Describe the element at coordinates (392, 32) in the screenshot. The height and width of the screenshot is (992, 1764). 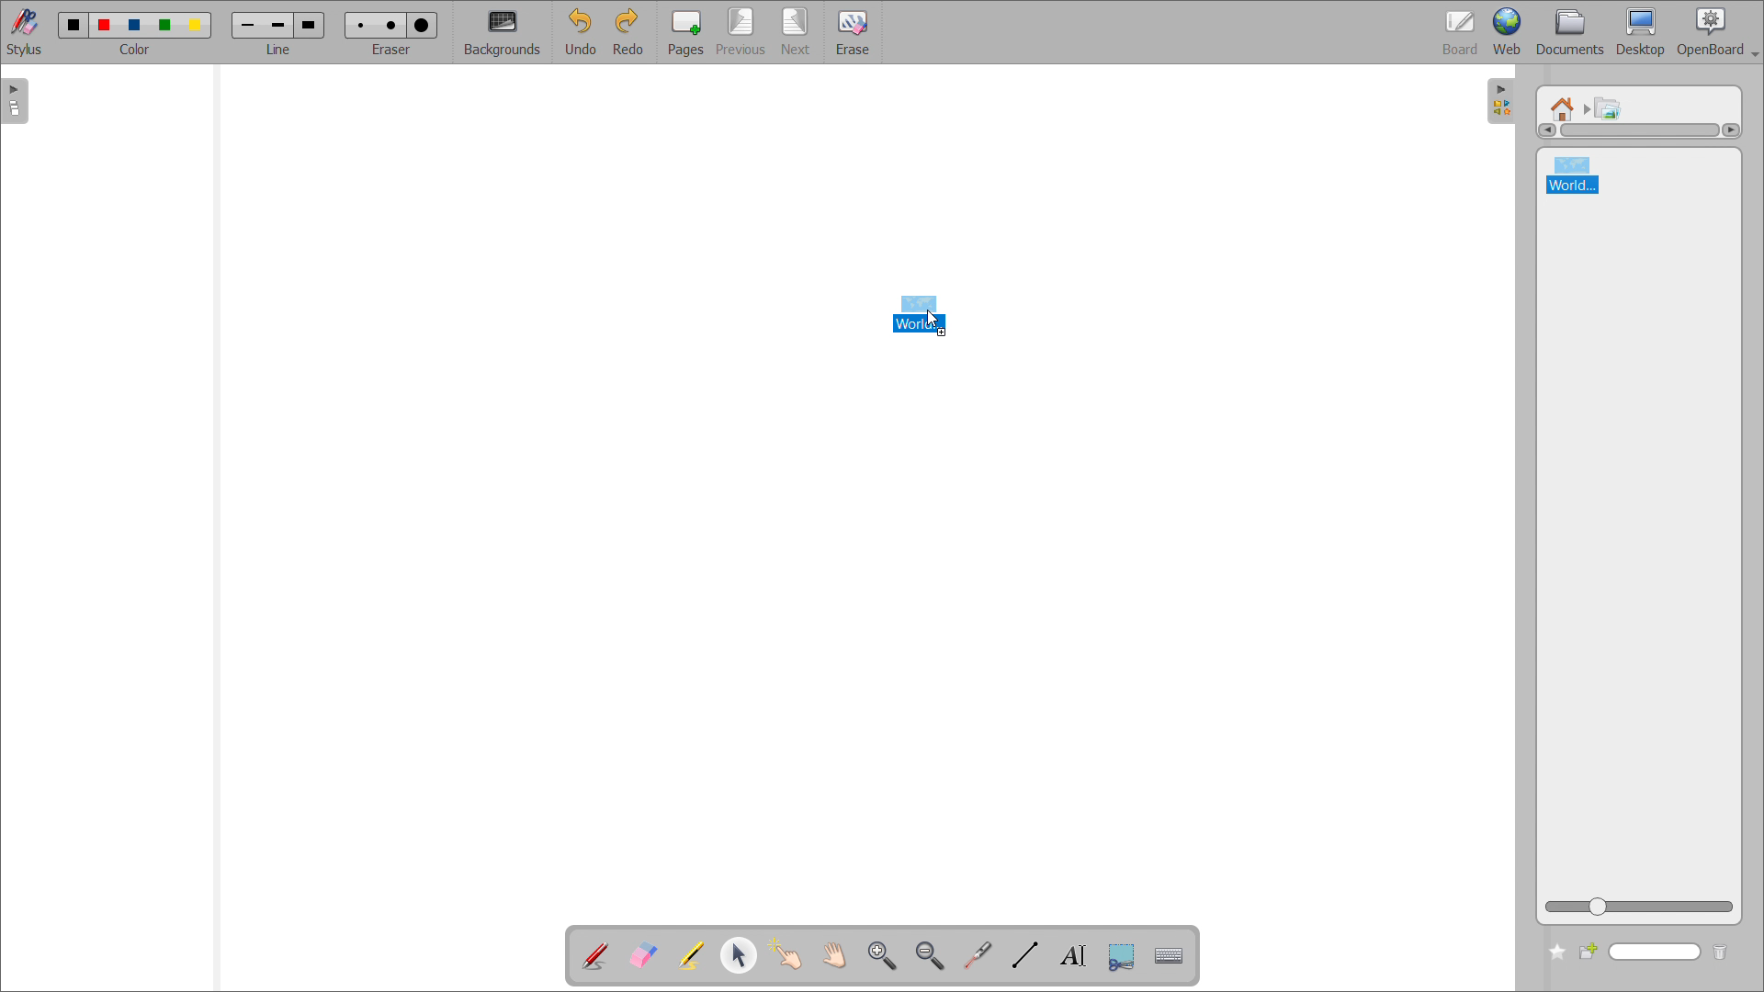
I see `select eraser size` at that location.